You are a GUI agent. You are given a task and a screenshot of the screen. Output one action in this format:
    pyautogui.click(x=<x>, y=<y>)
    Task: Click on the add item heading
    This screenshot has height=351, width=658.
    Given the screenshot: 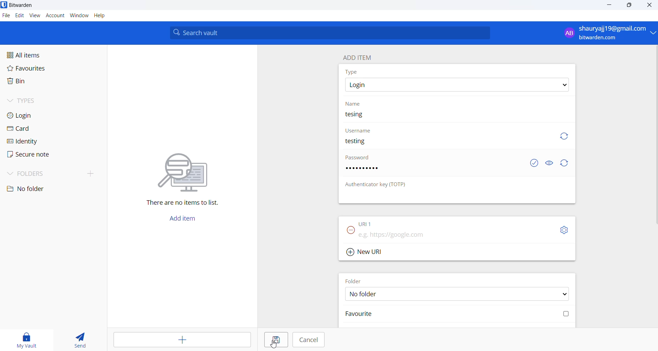 What is the action you would take?
    pyautogui.click(x=360, y=57)
    